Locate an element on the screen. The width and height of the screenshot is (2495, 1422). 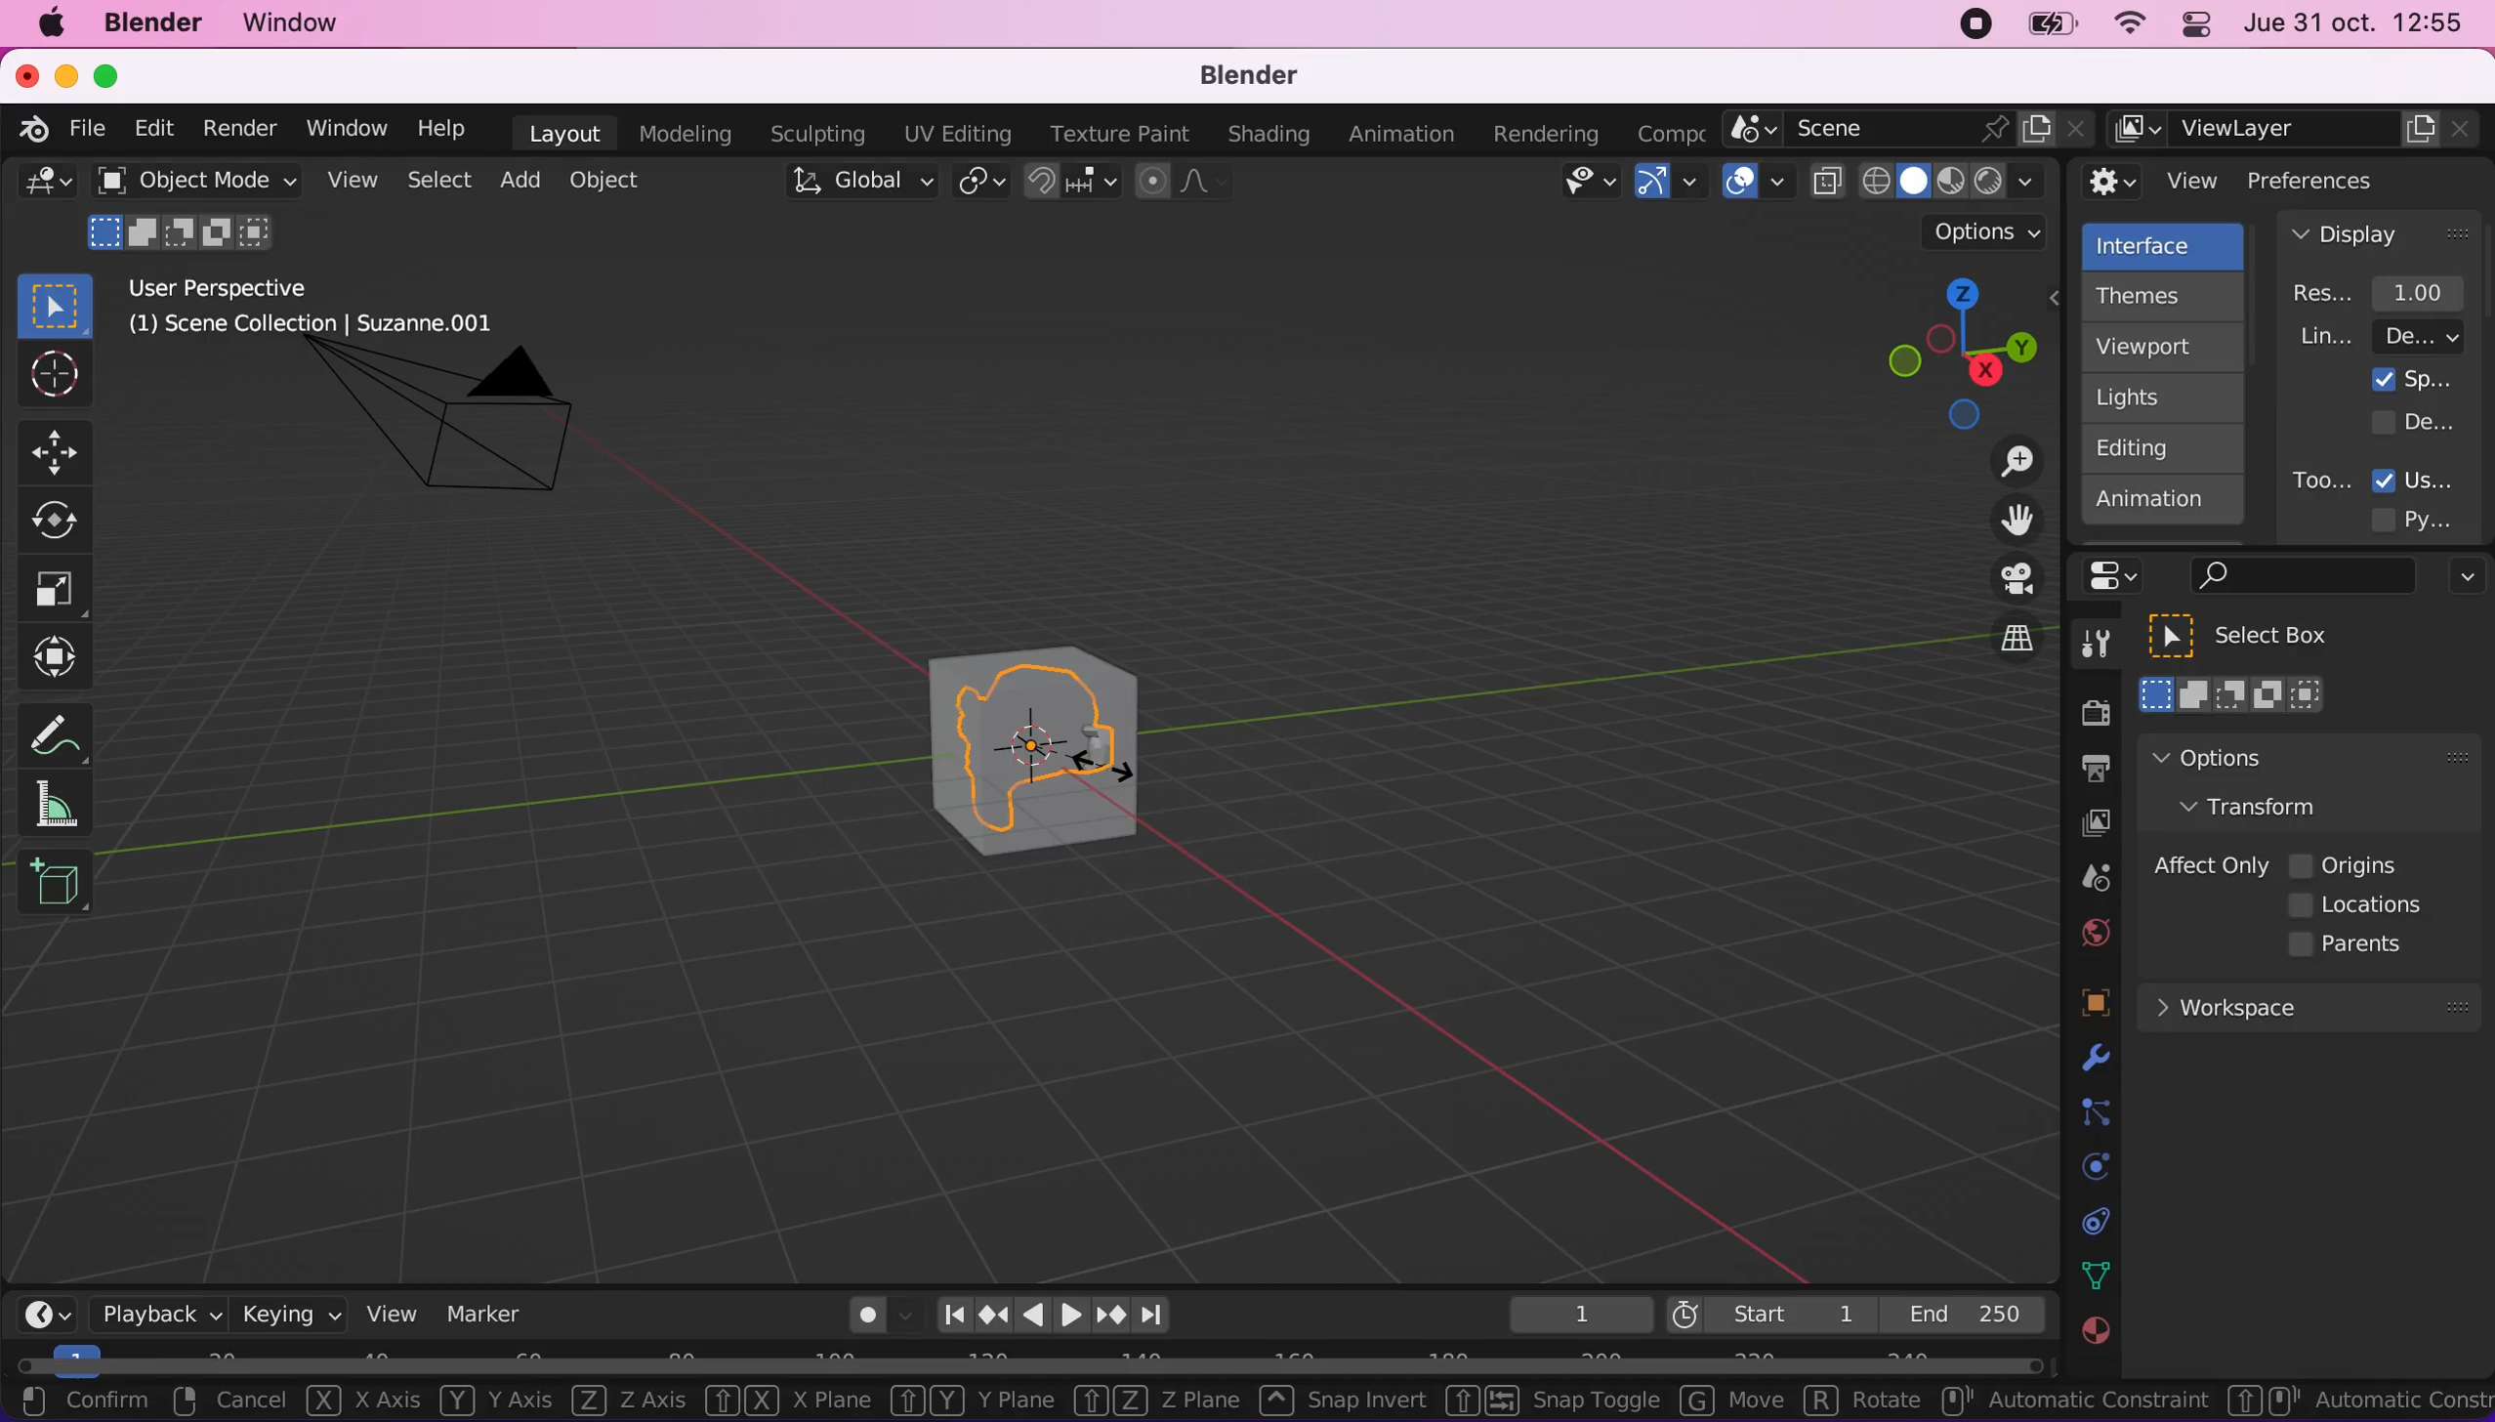
splash screen is located at coordinates (2413, 379).